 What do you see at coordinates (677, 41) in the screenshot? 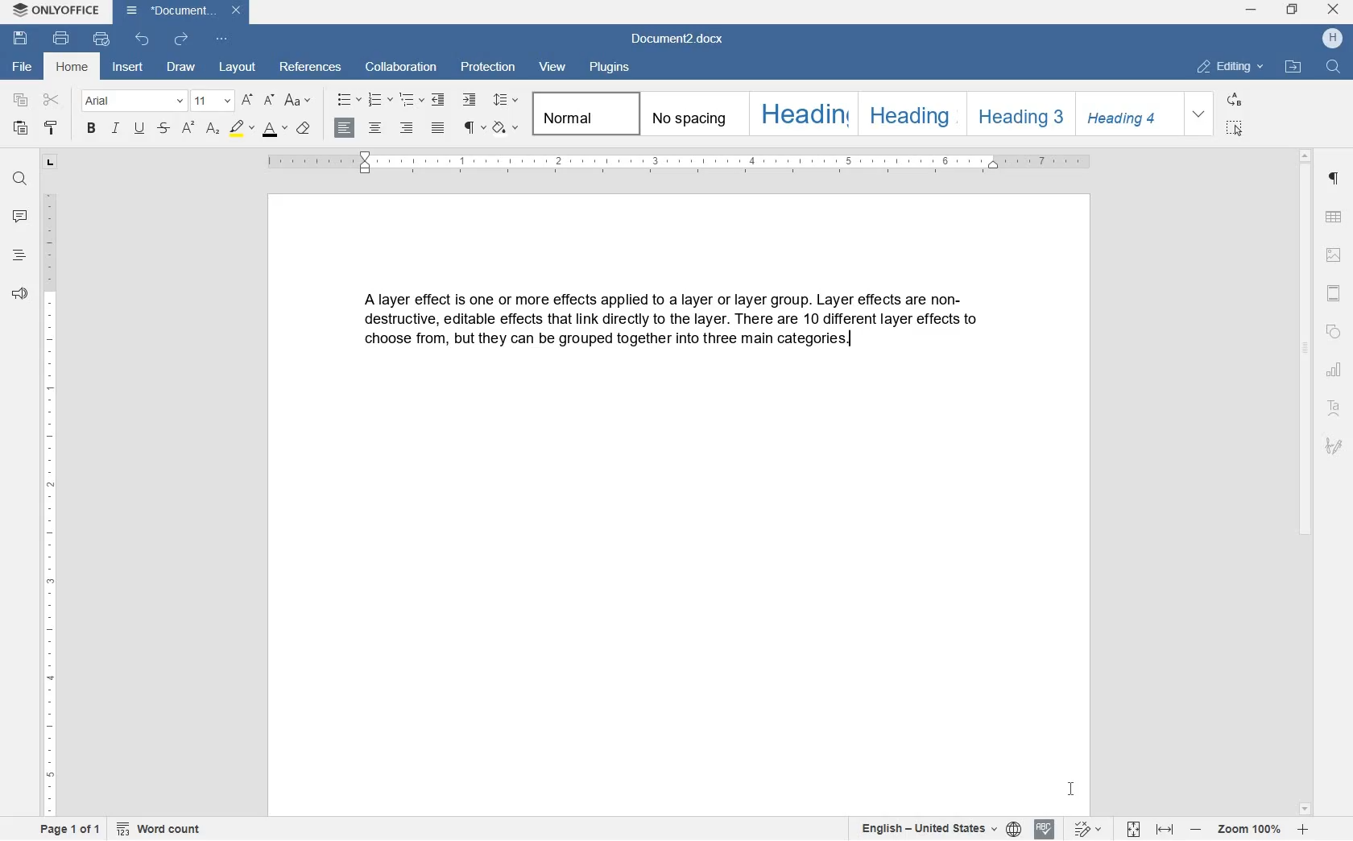
I see `Document2.docx` at bounding box center [677, 41].